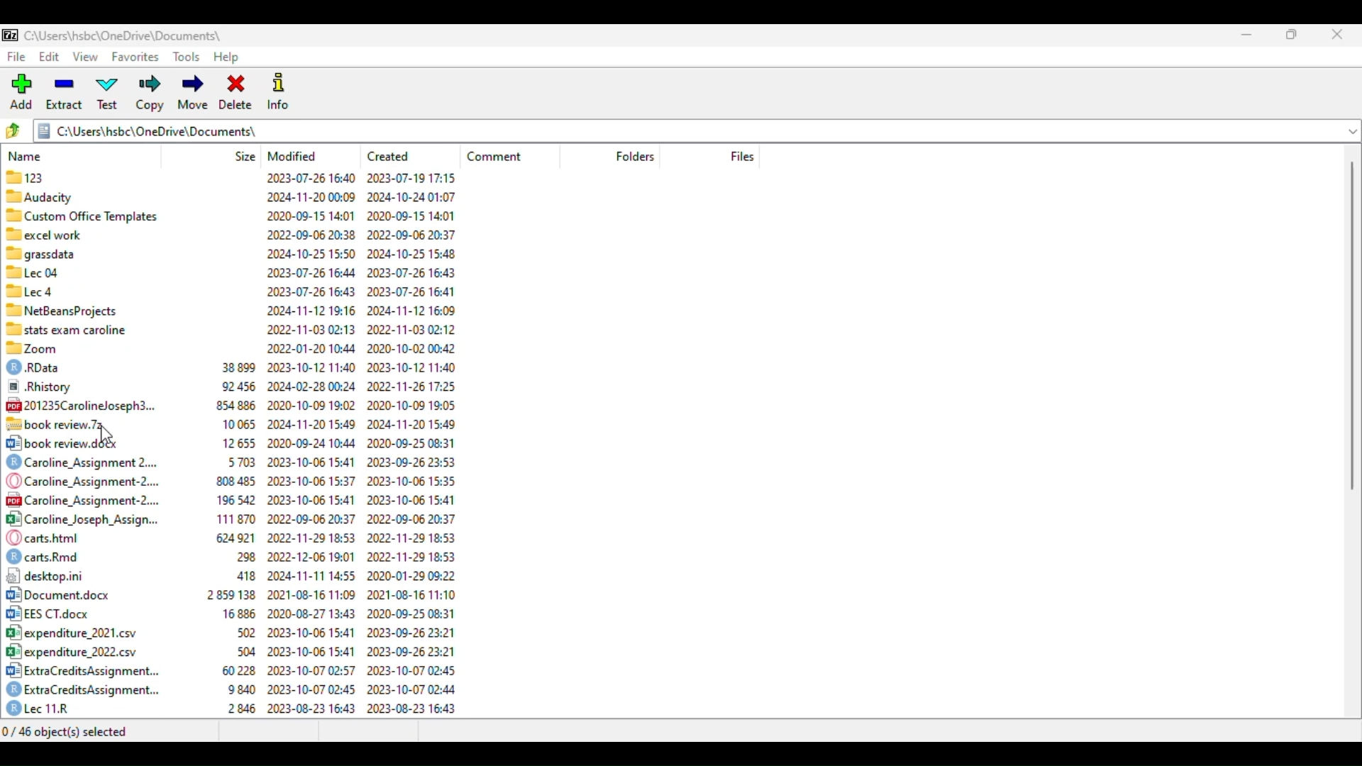 This screenshot has height=766, width=1362. What do you see at coordinates (11, 35) in the screenshot?
I see `logo` at bounding box center [11, 35].